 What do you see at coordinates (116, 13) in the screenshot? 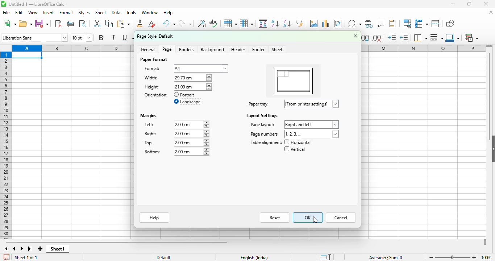
I see `data` at bounding box center [116, 13].